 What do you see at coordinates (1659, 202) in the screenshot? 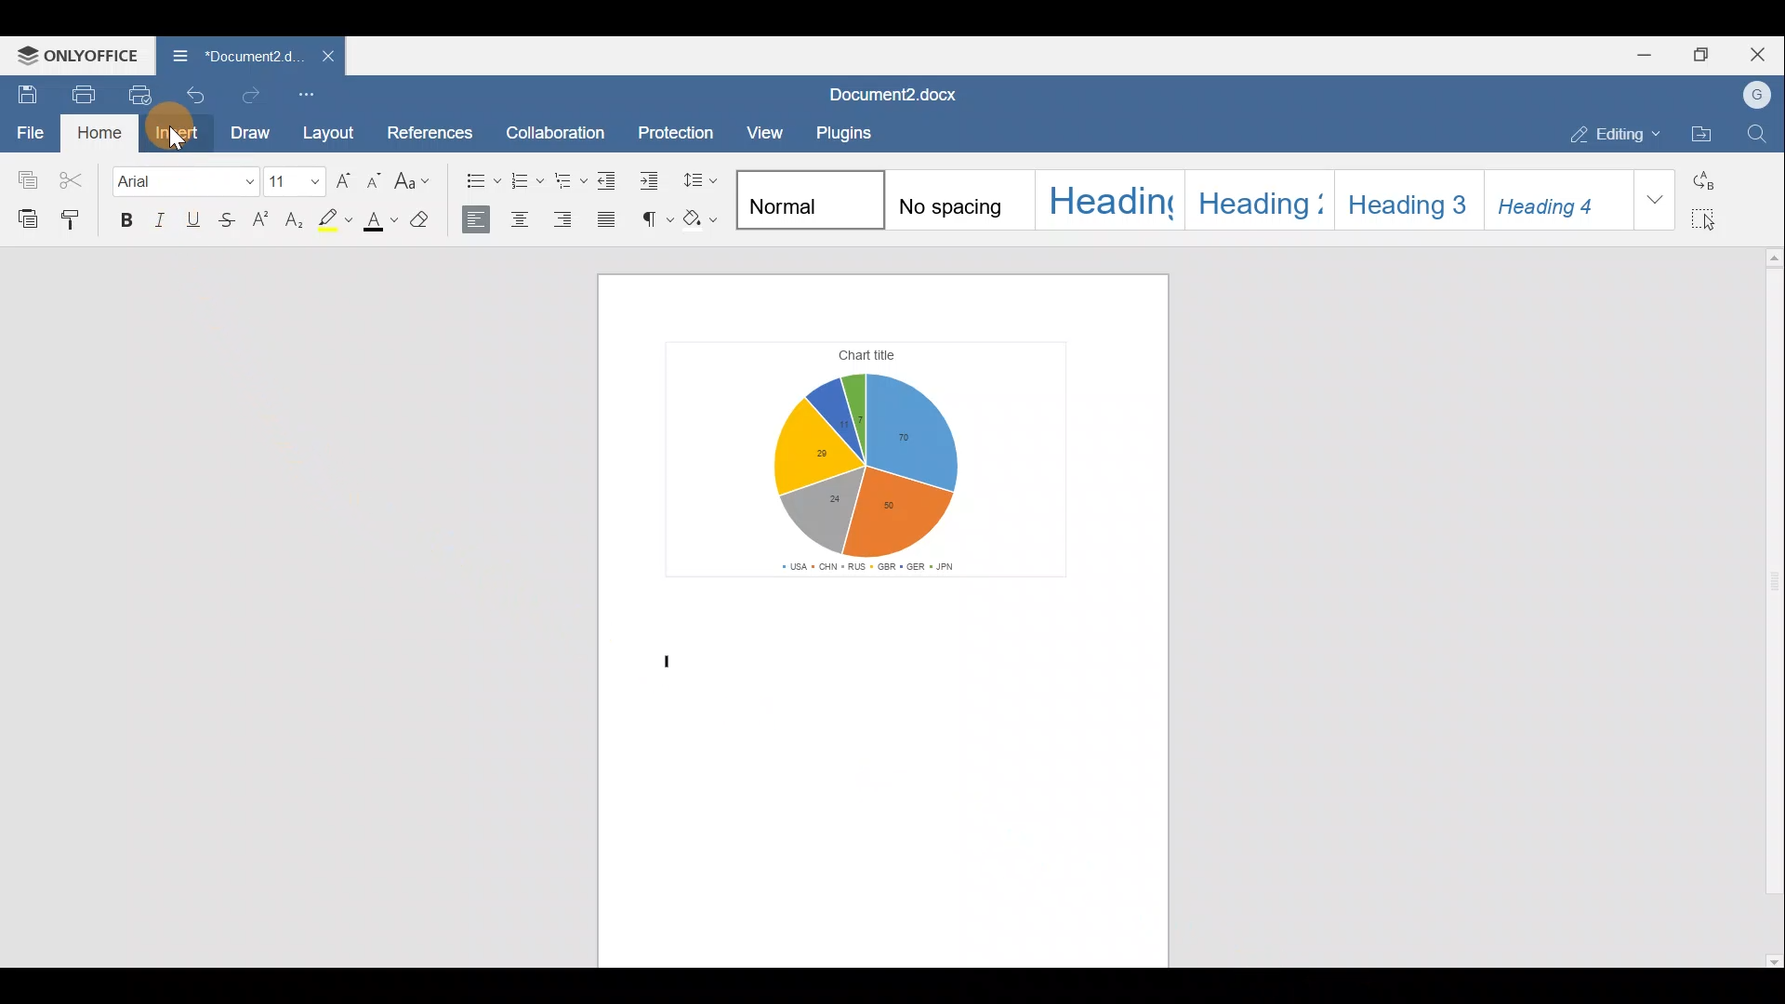
I see `More` at bounding box center [1659, 202].